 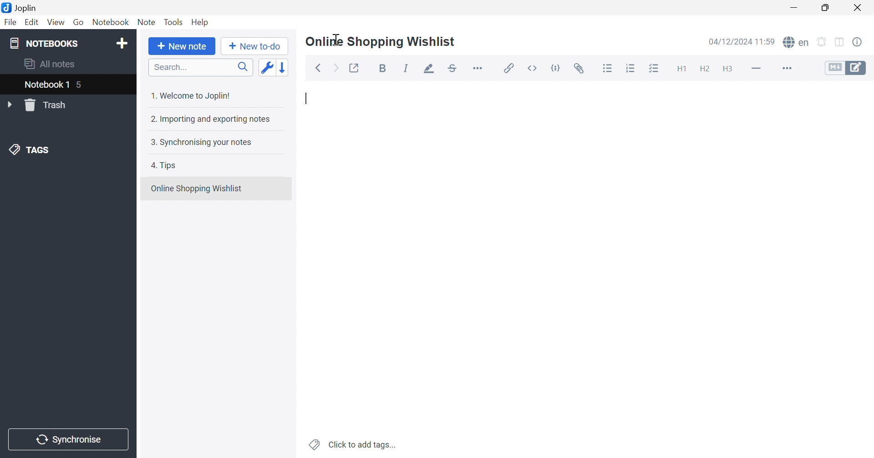 What do you see at coordinates (356, 68) in the screenshot?
I see `Toggle external editing` at bounding box center [356, 68].